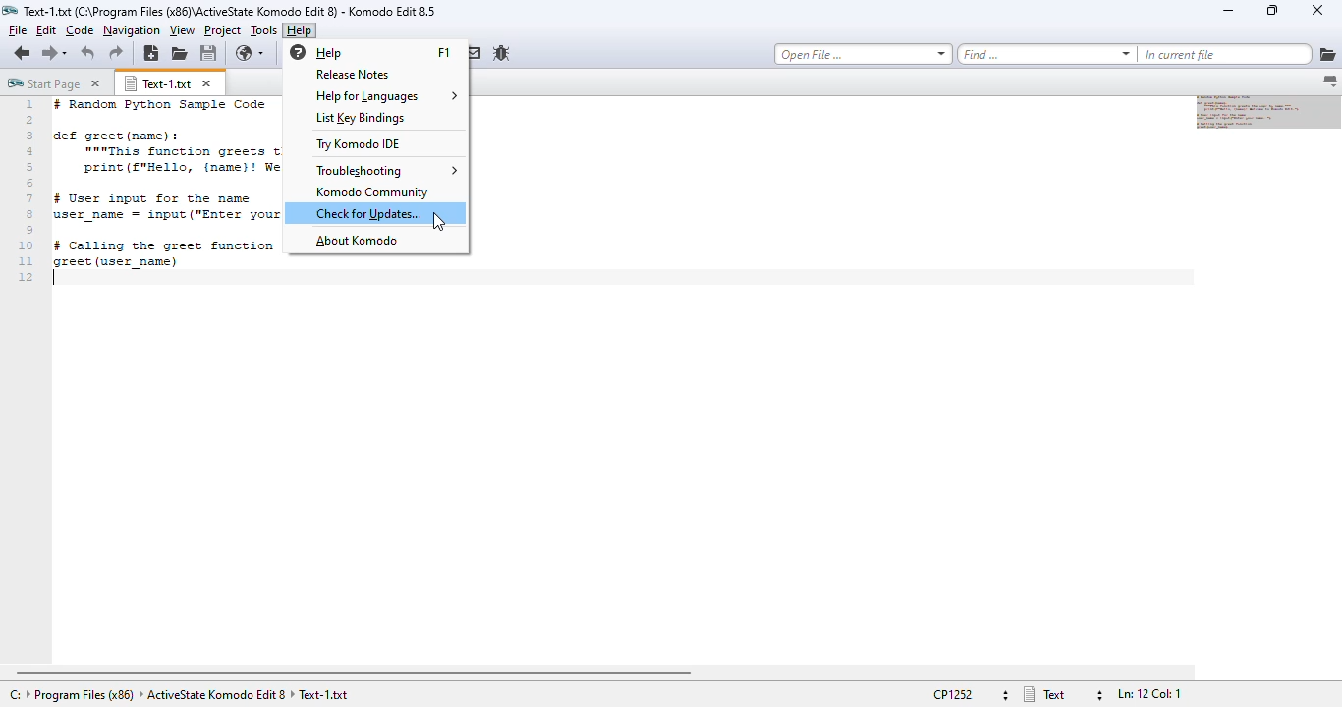 This screenshot has height=707, width=1342. I want to click on help, so click(315, 52).